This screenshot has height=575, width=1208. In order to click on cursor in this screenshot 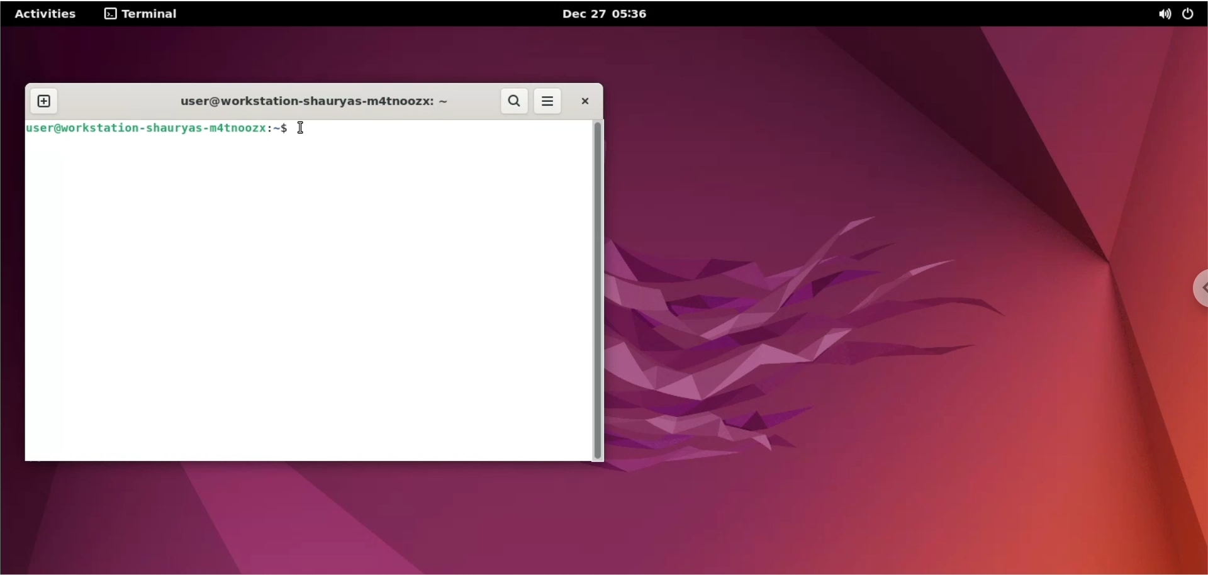, I will do `click(305, 128)`.